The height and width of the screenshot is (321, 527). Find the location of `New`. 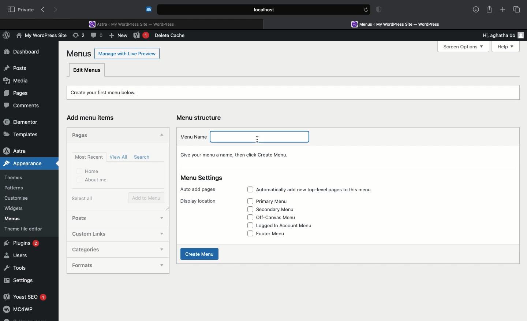

New is located at coordinates (119, 36).